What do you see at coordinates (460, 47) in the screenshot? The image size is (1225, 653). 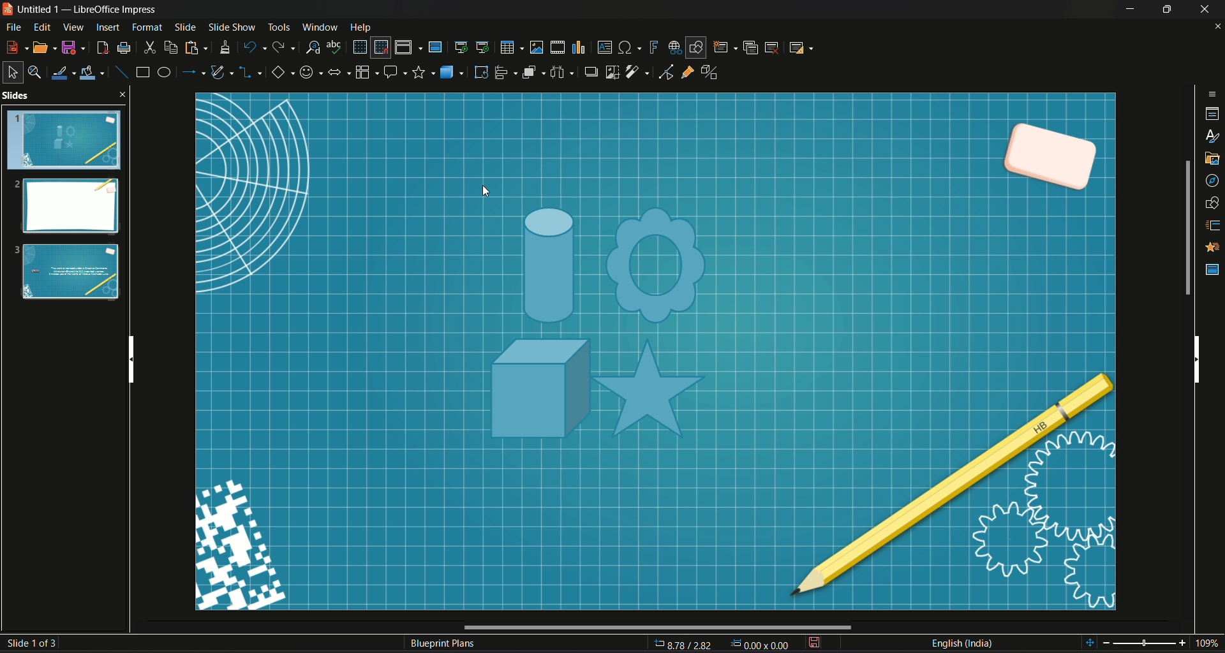 I see `start from first slide` at bounding box center [460, 47].